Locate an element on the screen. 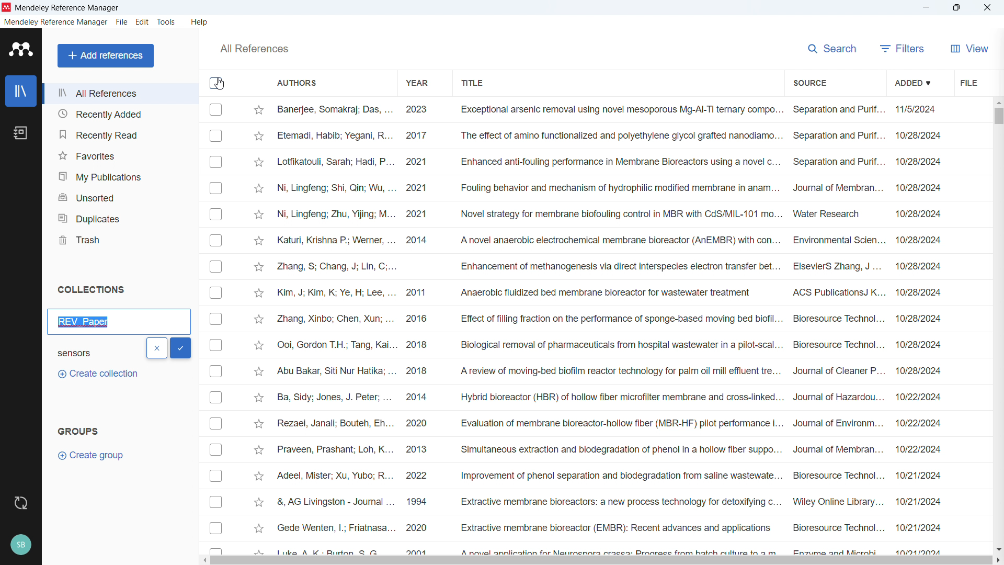  My publications  is located at coordinates (120, 175).